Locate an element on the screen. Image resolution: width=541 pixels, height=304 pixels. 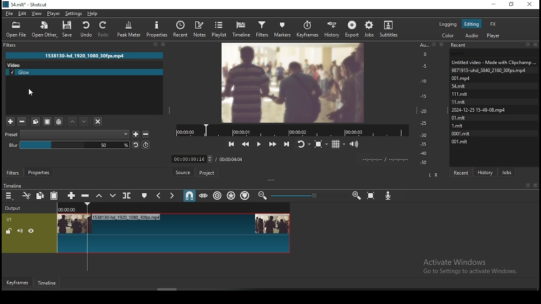
elapsed time is located at coordinates (191, 157).